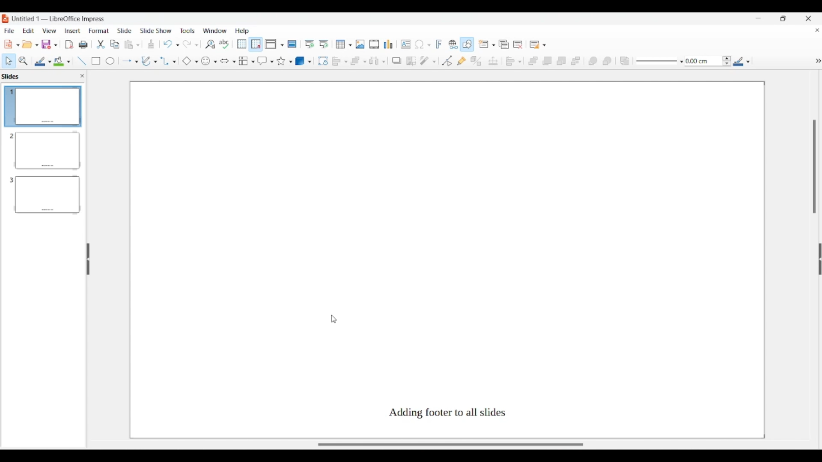  I want to click on Symbol shape options, so click(209, 61).